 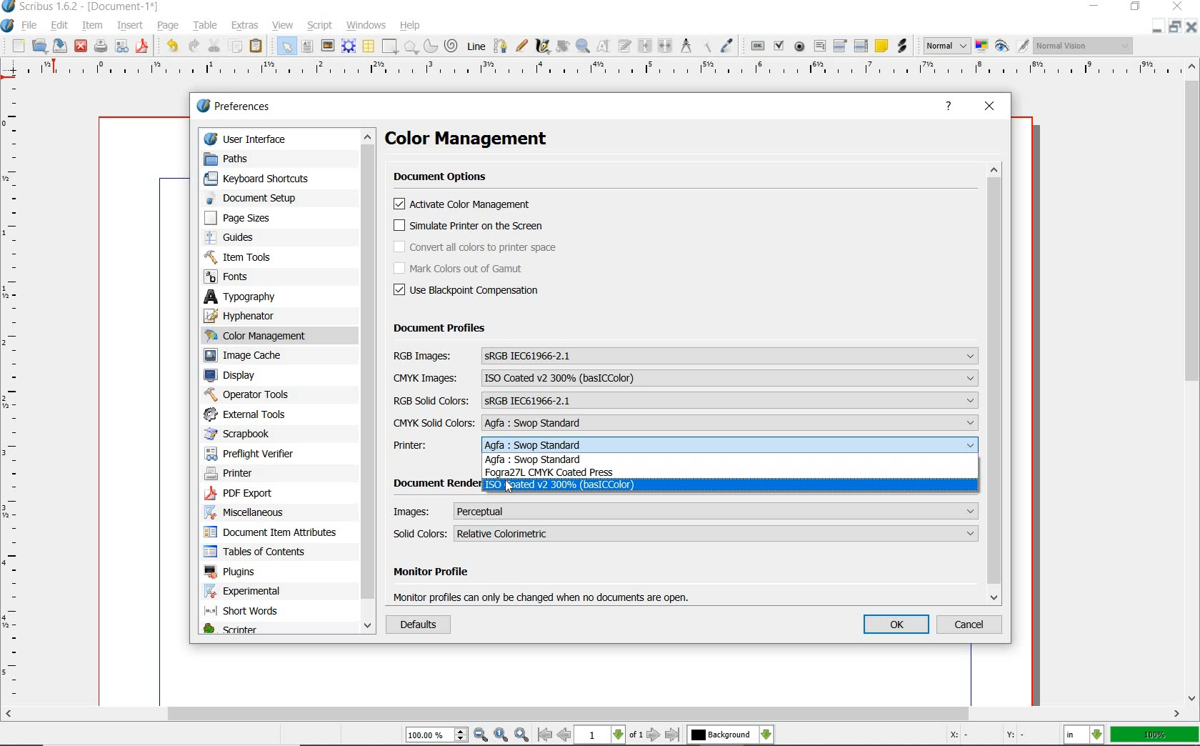 I want to click on paste, so click(x=259, y=47).